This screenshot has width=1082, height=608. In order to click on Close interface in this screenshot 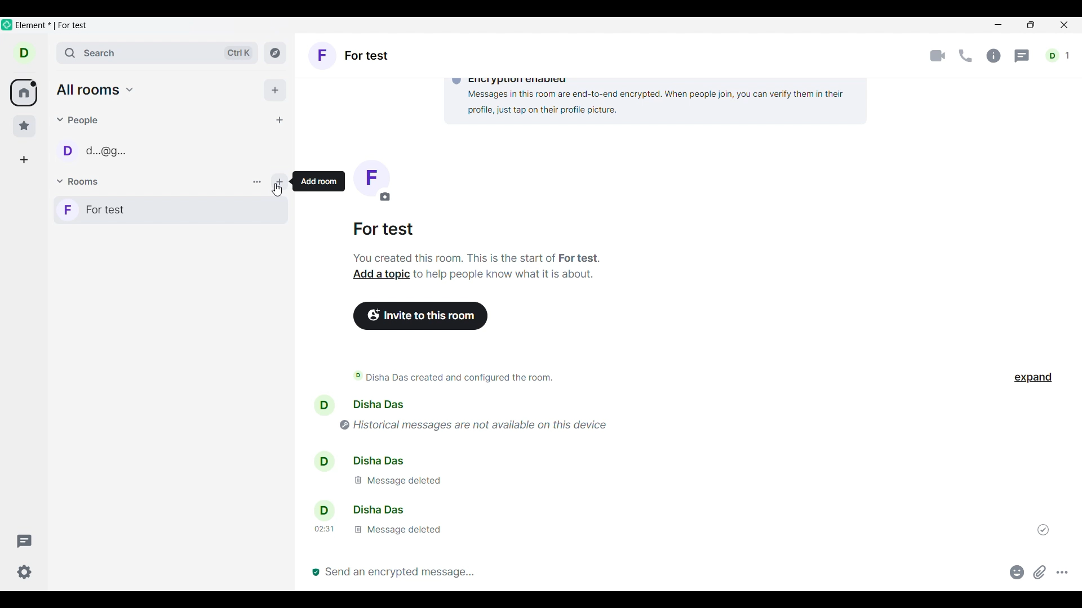, I will do `click(1064, 25)`.